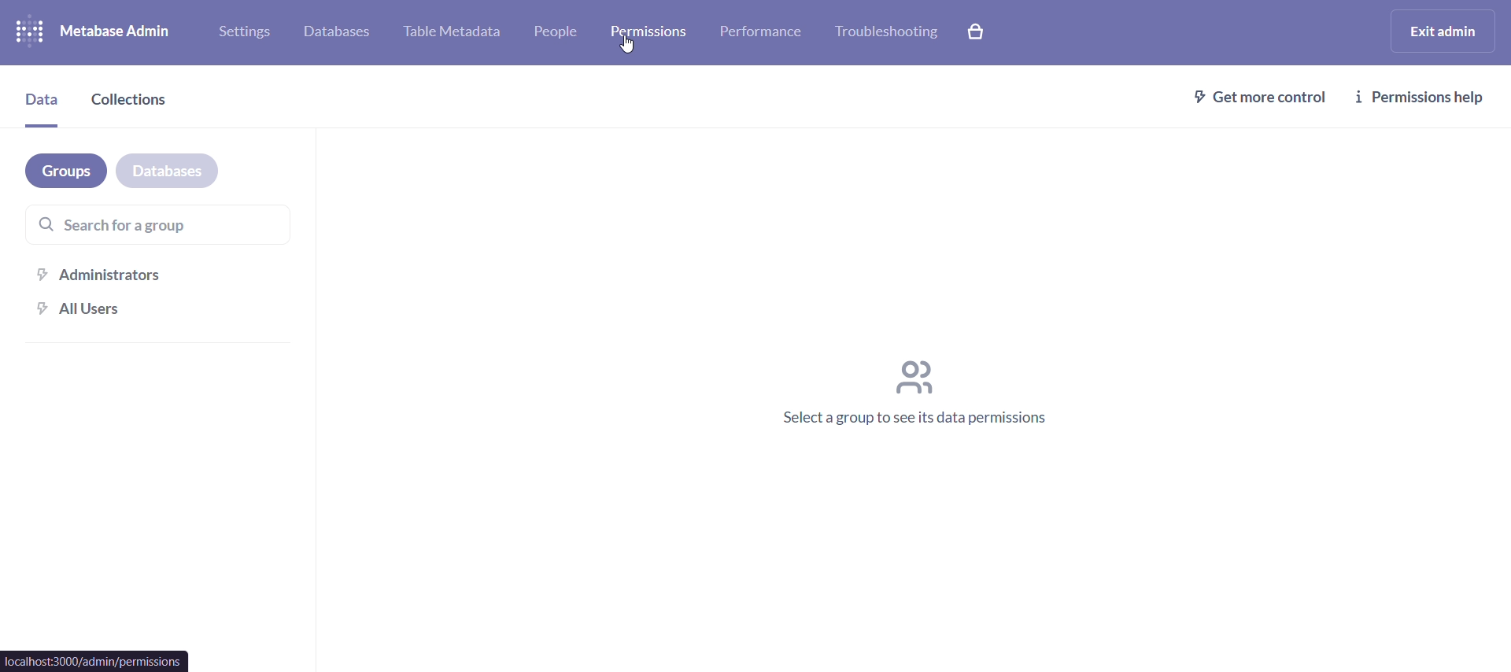  What do you see at coordinates (763, 35) in the screenshot?
I see `Performance` at bounding box center [763, 35].